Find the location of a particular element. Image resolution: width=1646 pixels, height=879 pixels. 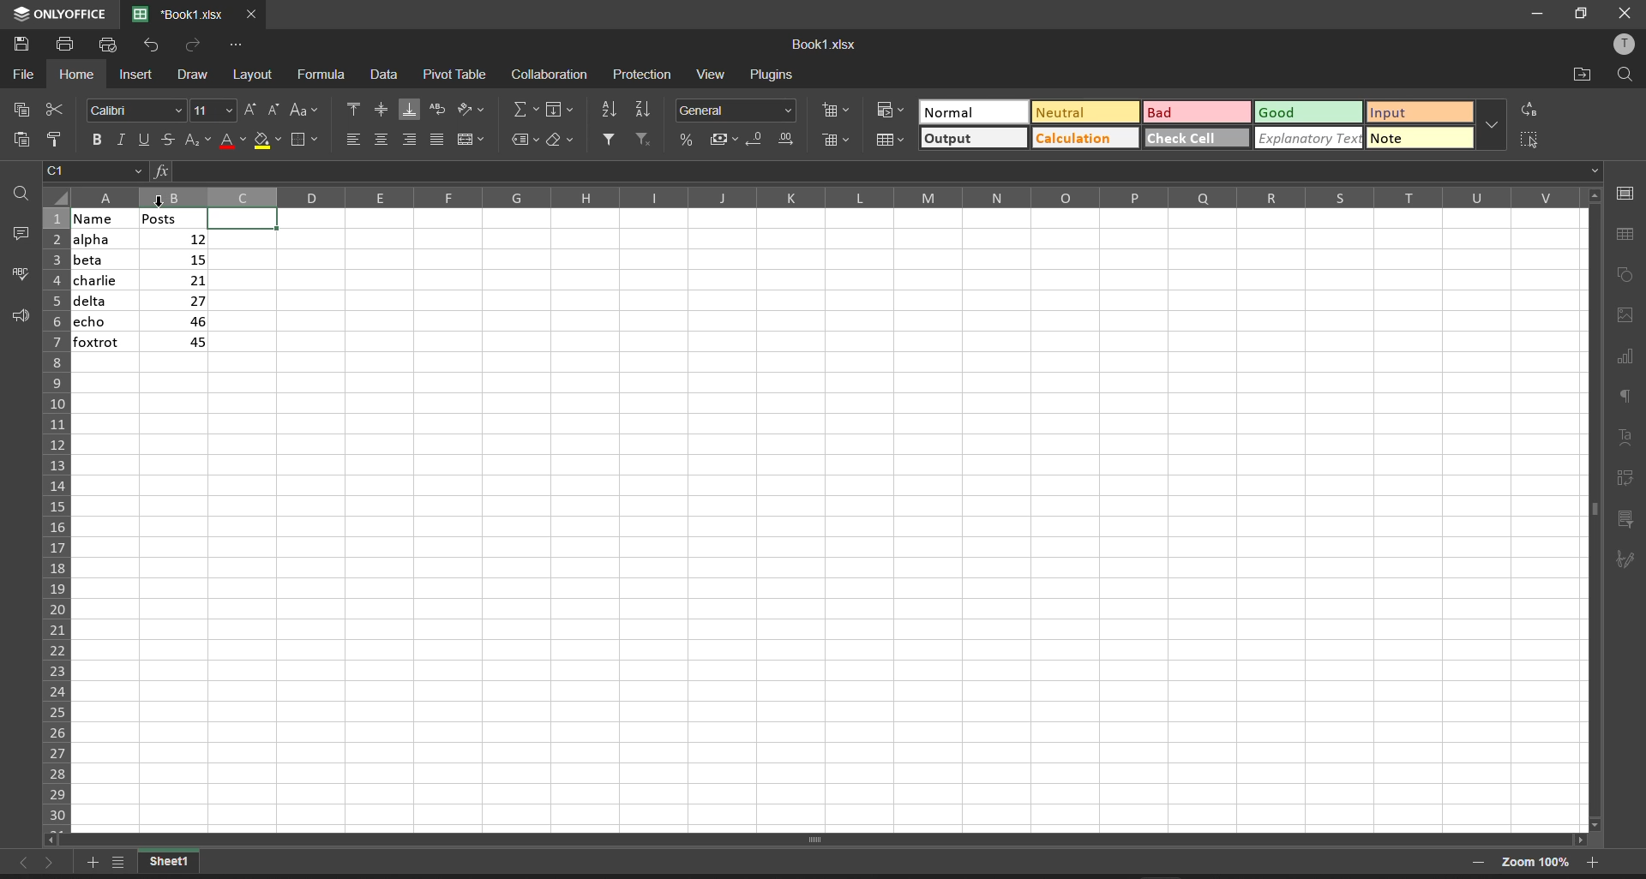

draw is located at coordinates (194, 74).